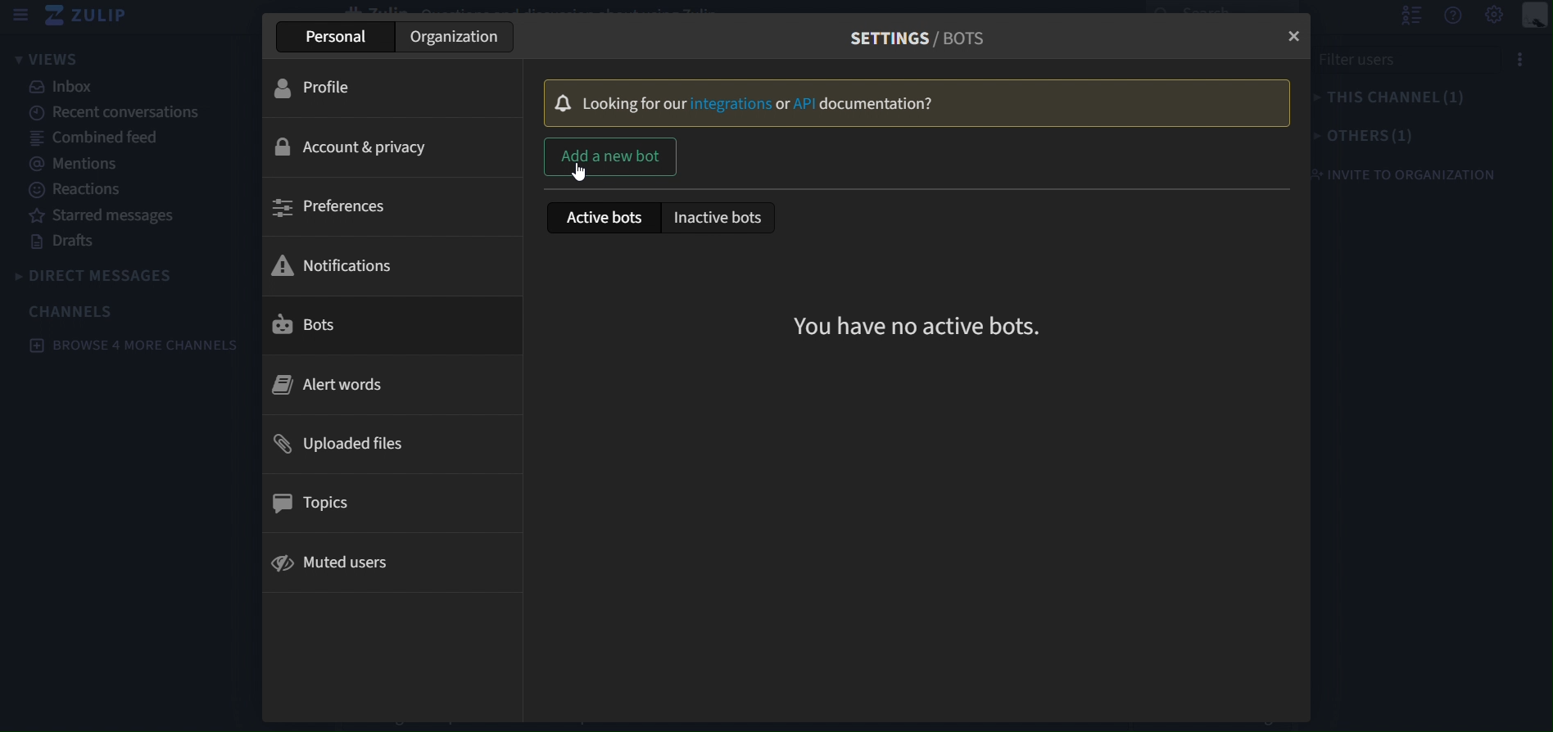 The image size is (1553, 732). Describe the element at coordinates (601, 218) in the screenshot. I see `active bots` at that location.